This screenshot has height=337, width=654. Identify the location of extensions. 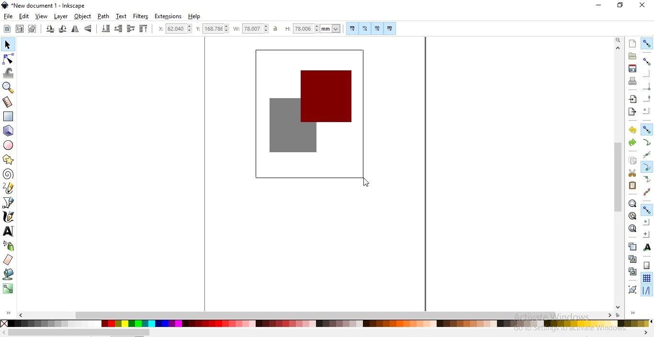
(169, 16).